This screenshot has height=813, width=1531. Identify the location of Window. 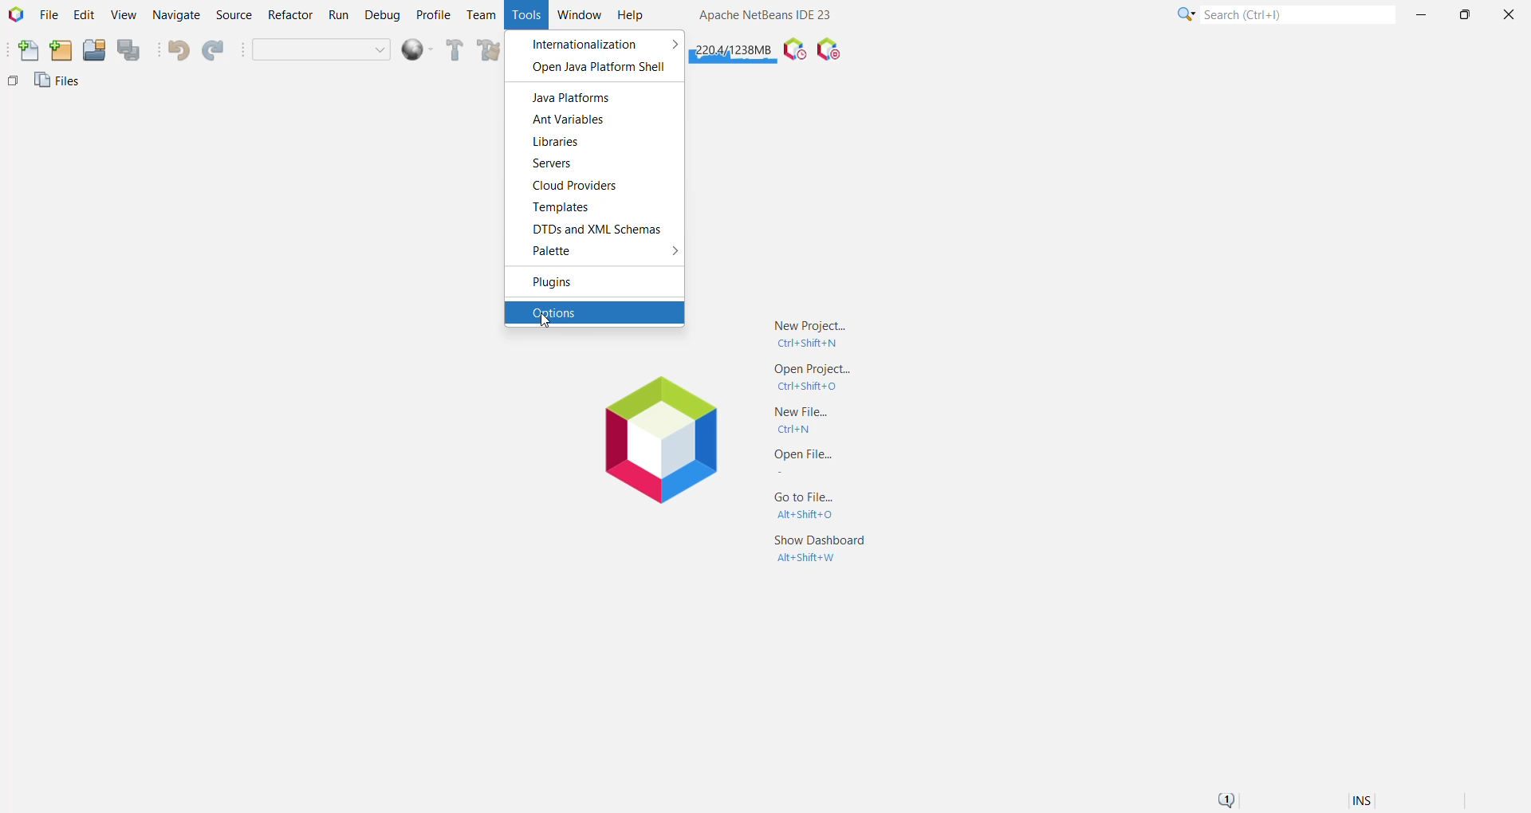
(579, 14).